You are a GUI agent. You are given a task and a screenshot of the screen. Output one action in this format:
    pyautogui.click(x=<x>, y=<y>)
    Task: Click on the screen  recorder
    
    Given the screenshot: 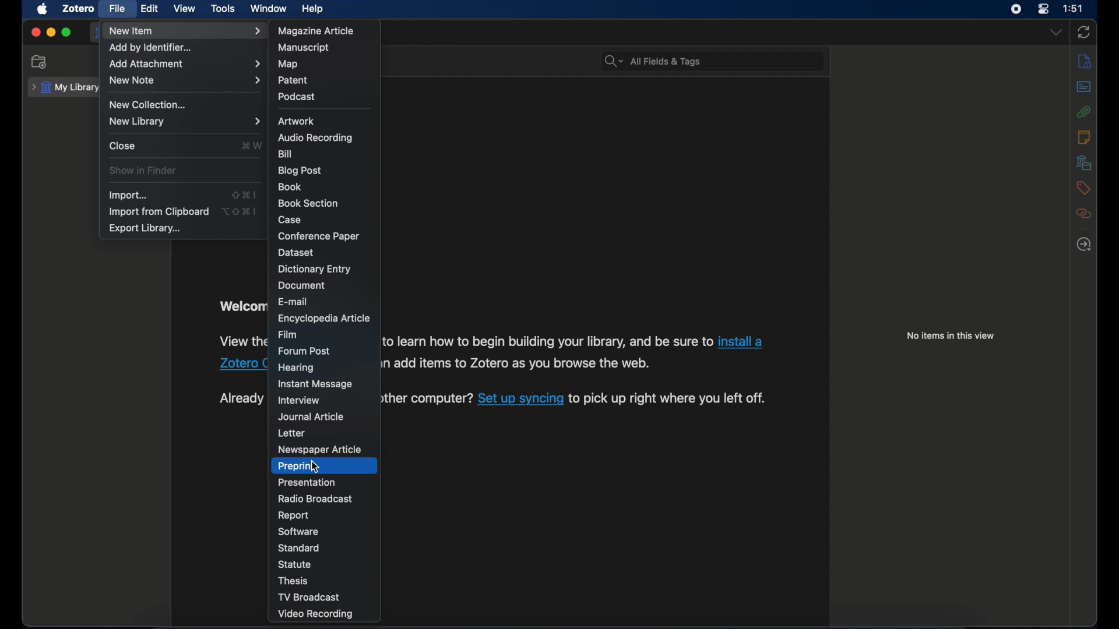 What is the action you would take?
    pyautogui.click(x=1015, y=9)
    